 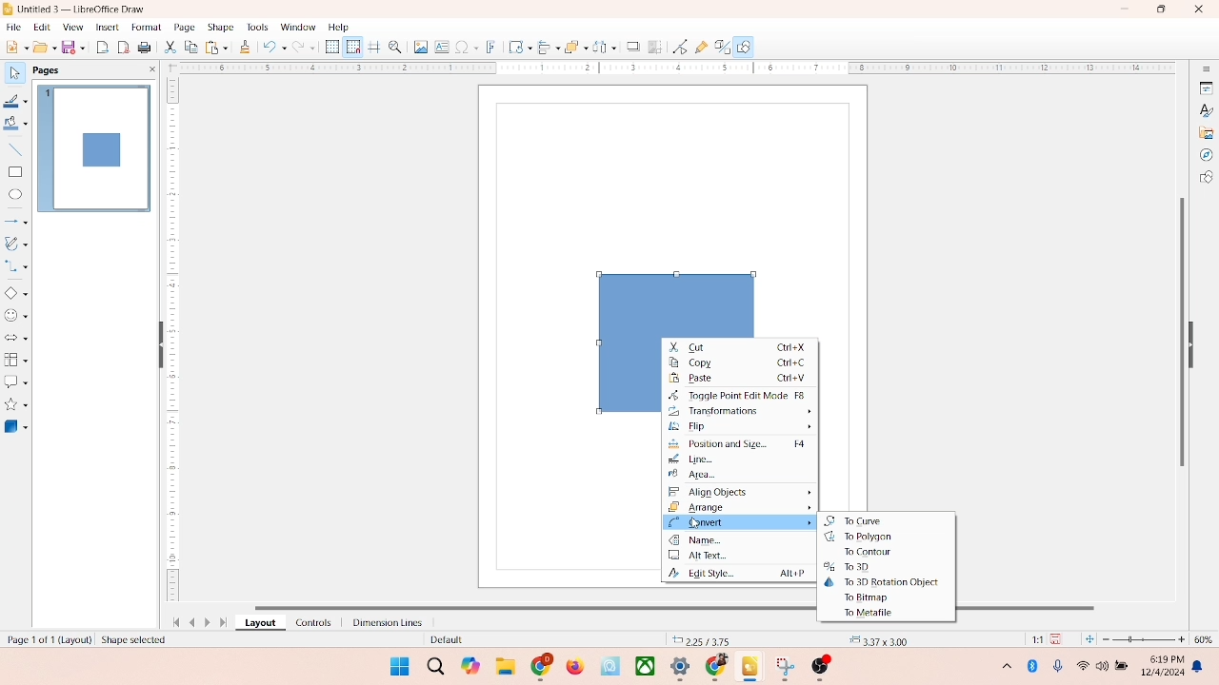 I want to click on print, so click(x=215, y=47).